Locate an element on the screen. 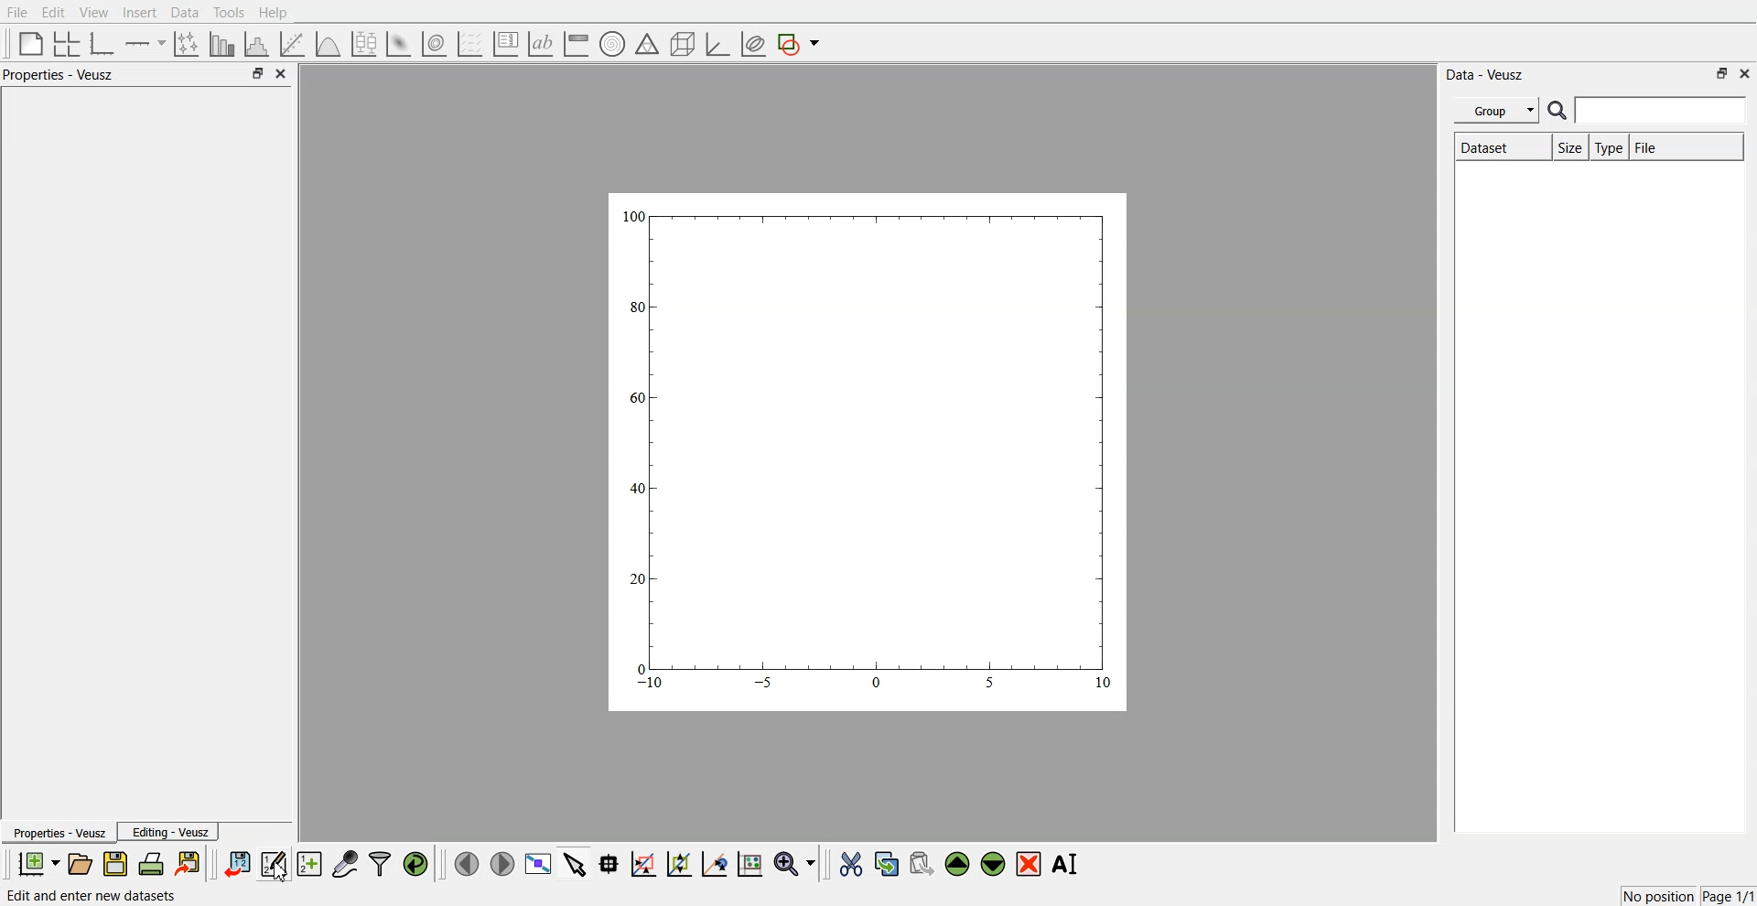 The height and width of the screenshot is (906, 1757). blank page is located at coordinates (27, 42).